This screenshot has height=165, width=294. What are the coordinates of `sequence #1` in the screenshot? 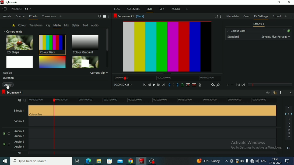 It's located at (124, 16).